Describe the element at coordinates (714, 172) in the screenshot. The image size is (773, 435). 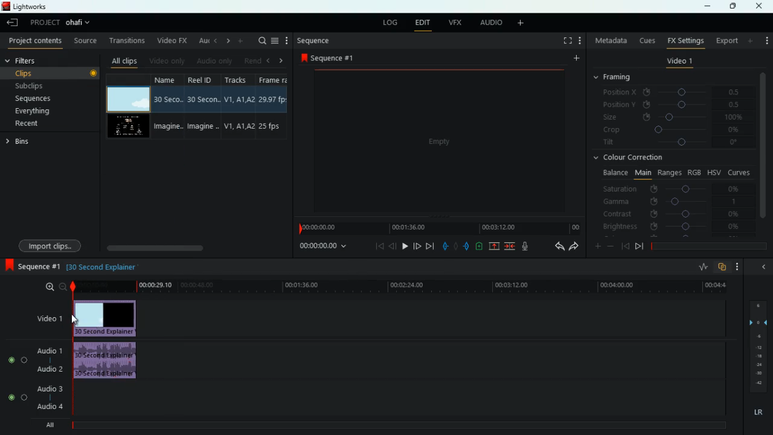
I see `hsv` at that location.